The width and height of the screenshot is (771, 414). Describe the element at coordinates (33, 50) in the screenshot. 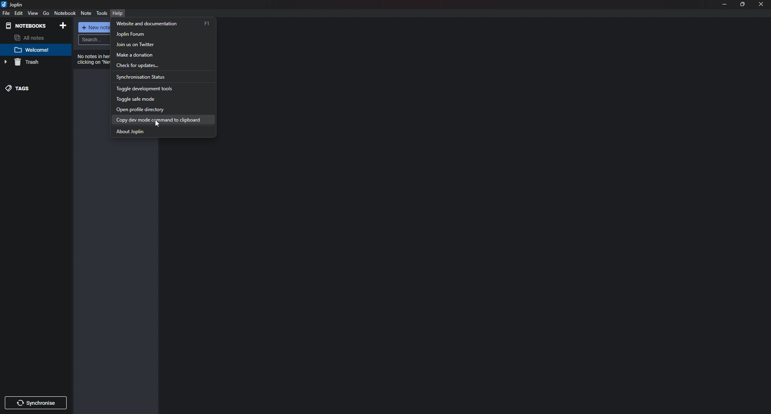

I see `Note` at that location.